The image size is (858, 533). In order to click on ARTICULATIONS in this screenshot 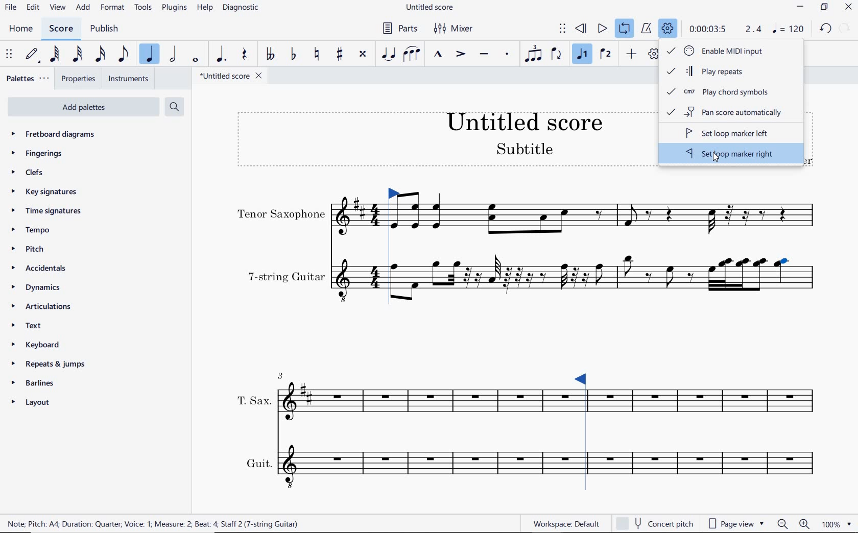, I will do `click(41, 306)`.